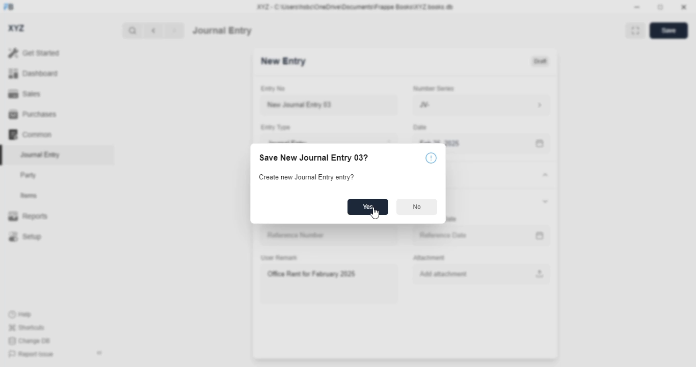 This screenshot has height=367, width=696. What do you see at coordinates (669, 31) in the screenshot?
I see `save` at bounding box center [669, 31].